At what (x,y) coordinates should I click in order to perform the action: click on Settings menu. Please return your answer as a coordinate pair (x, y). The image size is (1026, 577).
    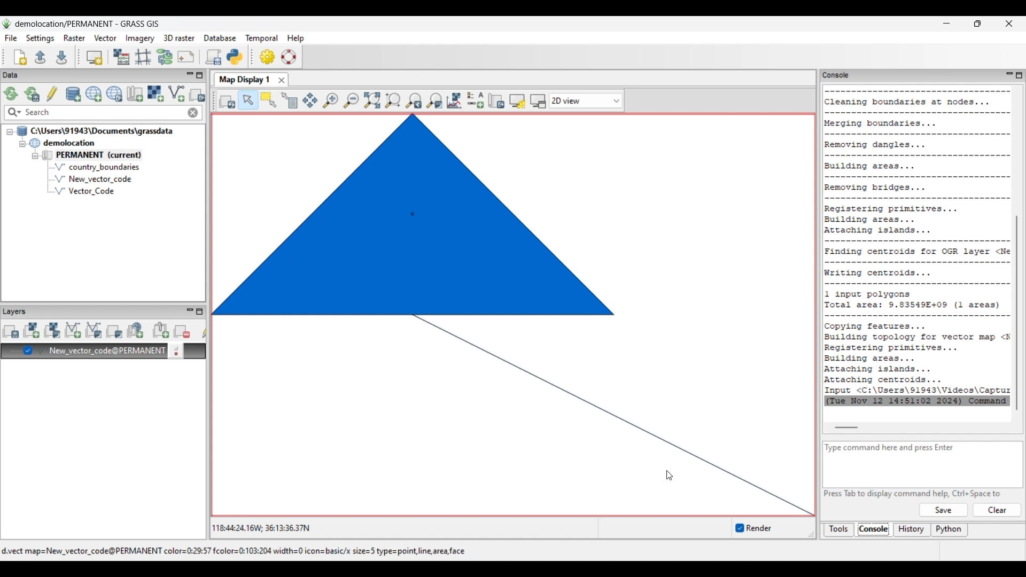
    Looking at the image, I should click on (40, 38).